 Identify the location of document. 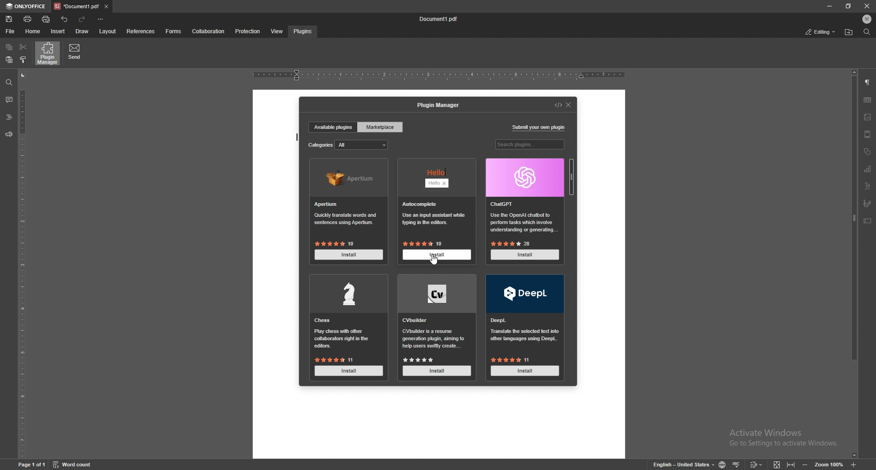
(463, 423).